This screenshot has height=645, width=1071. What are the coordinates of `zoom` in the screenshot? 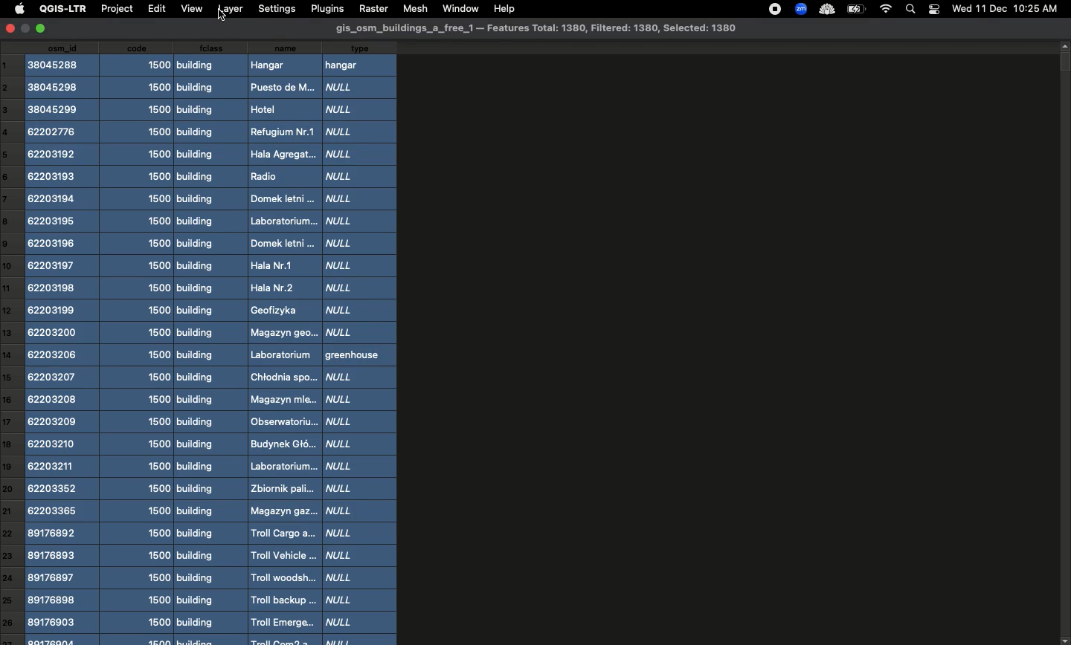 It's located at (800, 8).